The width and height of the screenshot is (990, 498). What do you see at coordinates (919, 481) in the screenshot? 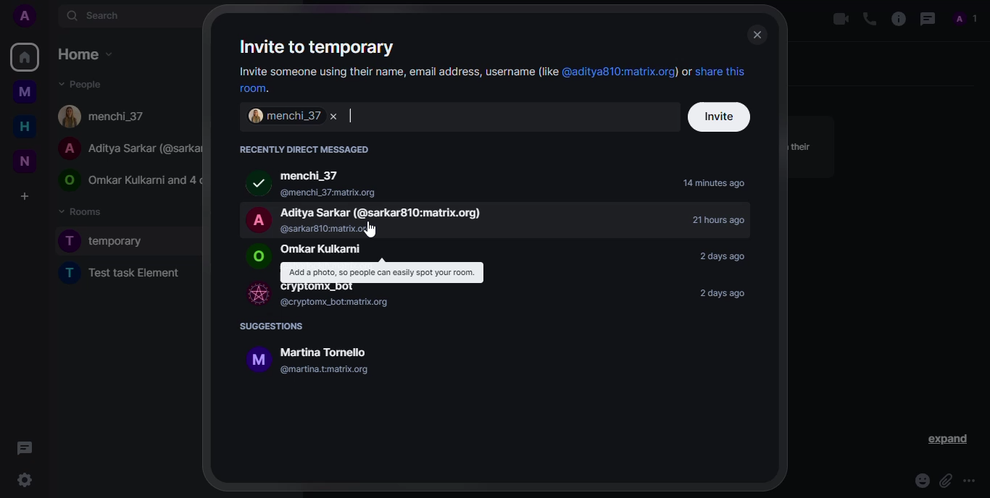
I see `emoji` at bounding box center [919, 481].